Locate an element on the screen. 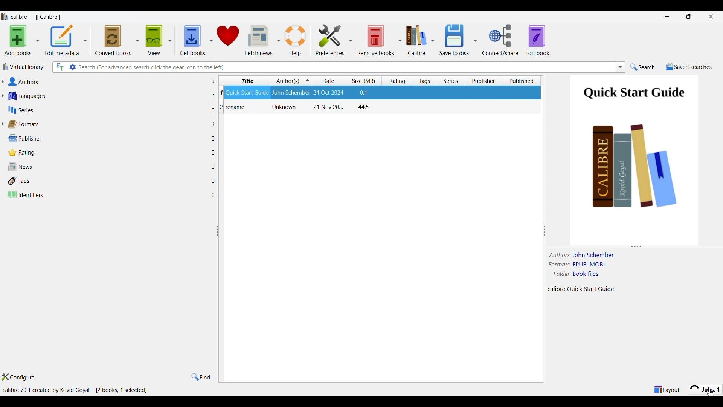 The width and height of the screenshot is (723, 407). Details about file is located at coordinates (582, 289).